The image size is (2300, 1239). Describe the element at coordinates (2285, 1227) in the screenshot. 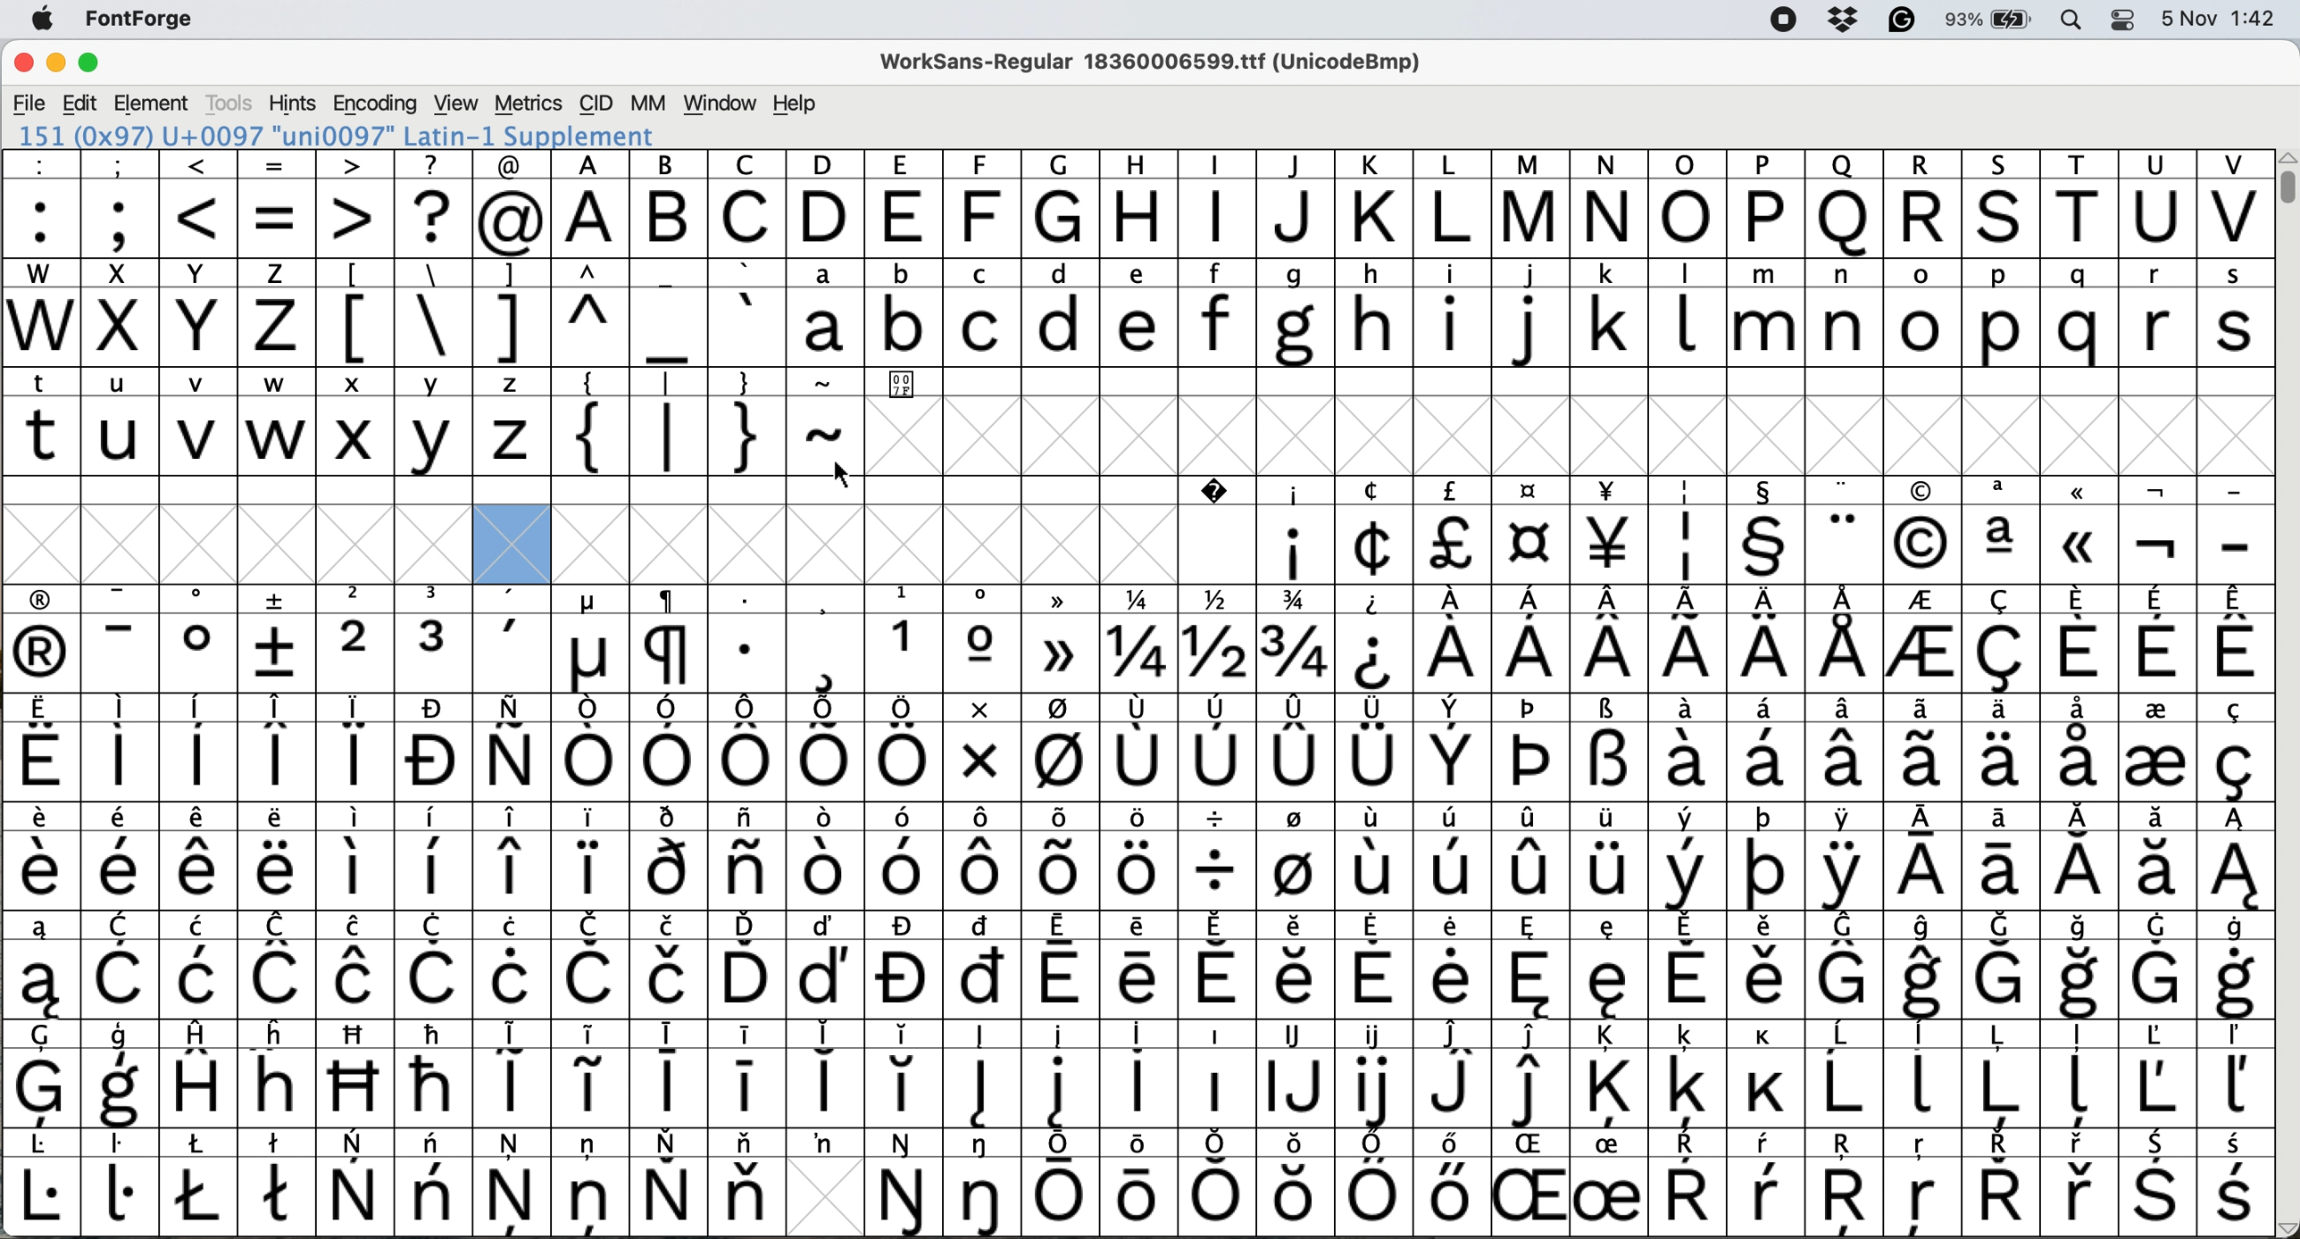

I see `scroll button` at that location.